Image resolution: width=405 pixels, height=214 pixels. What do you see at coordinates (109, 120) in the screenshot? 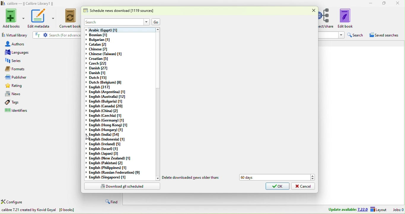
I see `english (germany)[1]` at bounding box center [109, 120].